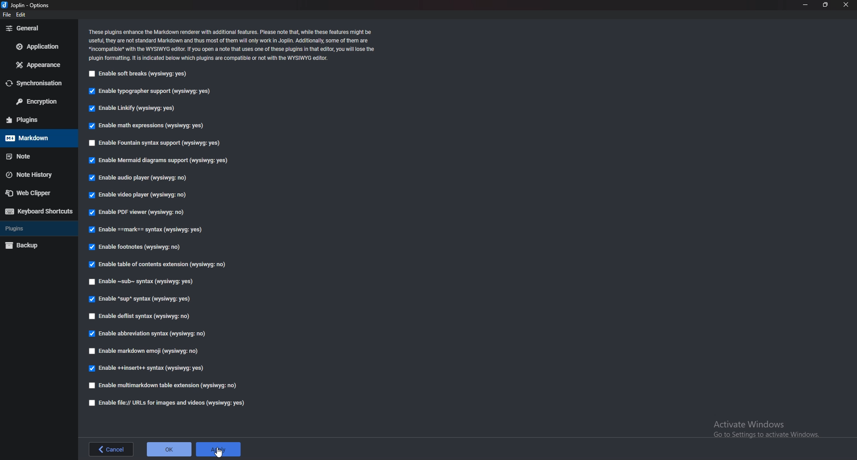 The image size is (857, 460). I want to click on Enable sub syntax, so click(145, 281).